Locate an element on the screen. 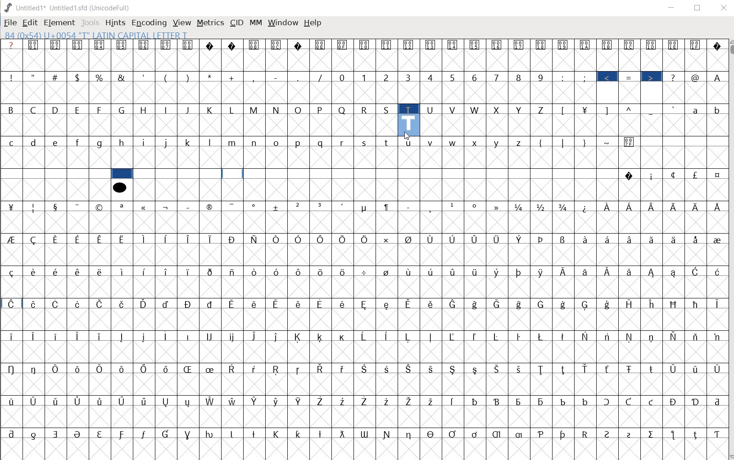 The height and width of the screenshot is (460, 734). Symbol is located at coordinates (166, 304).